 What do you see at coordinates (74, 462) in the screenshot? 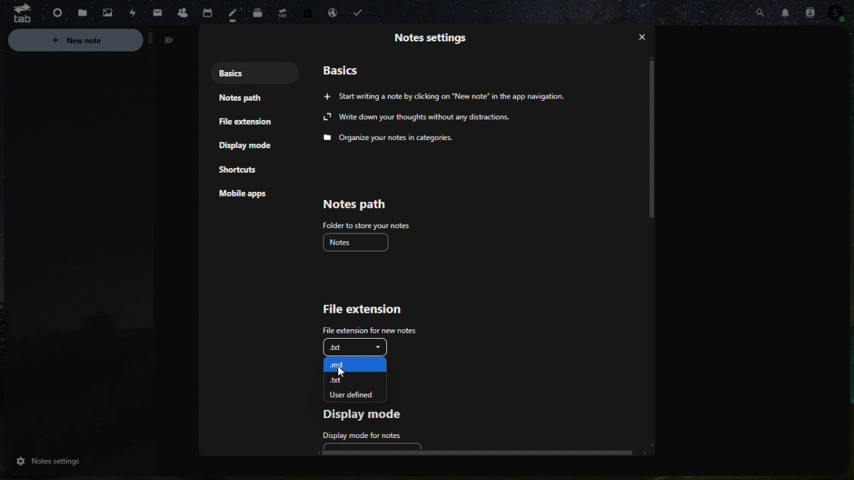
I see `notes settings` at bounding box center [74, 462].